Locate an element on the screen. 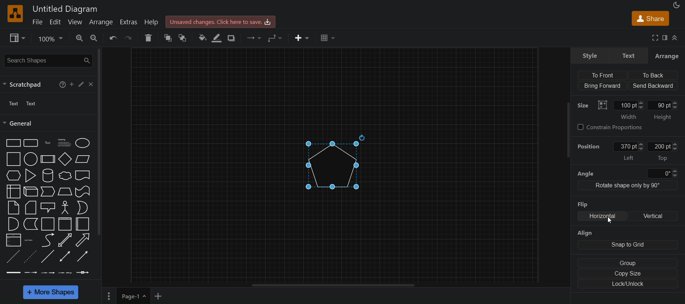 This screenshot has height=304, width=685. Text is located at coordinates (49, 143).